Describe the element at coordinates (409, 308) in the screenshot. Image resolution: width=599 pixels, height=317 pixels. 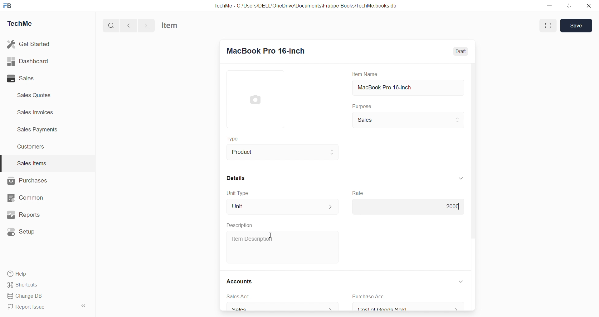
I see `Cost of Goods Sold` at that location.